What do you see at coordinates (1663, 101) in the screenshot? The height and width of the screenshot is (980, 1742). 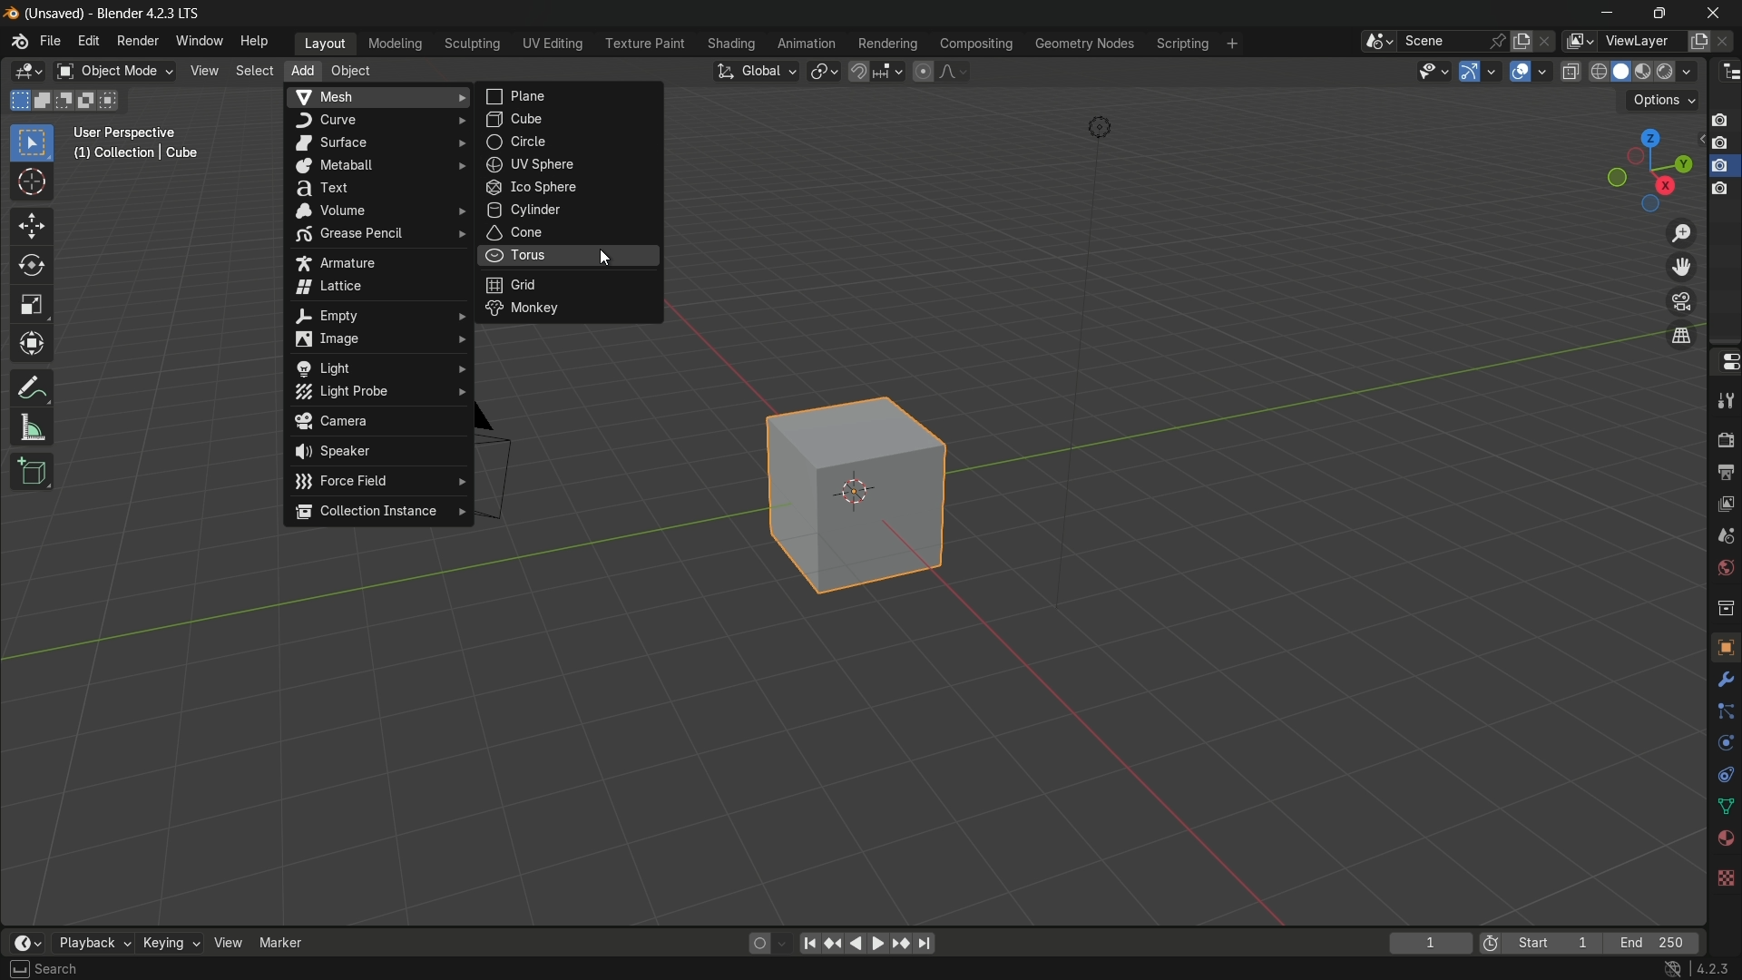 I see `options` at bounding box center [1663, 101].